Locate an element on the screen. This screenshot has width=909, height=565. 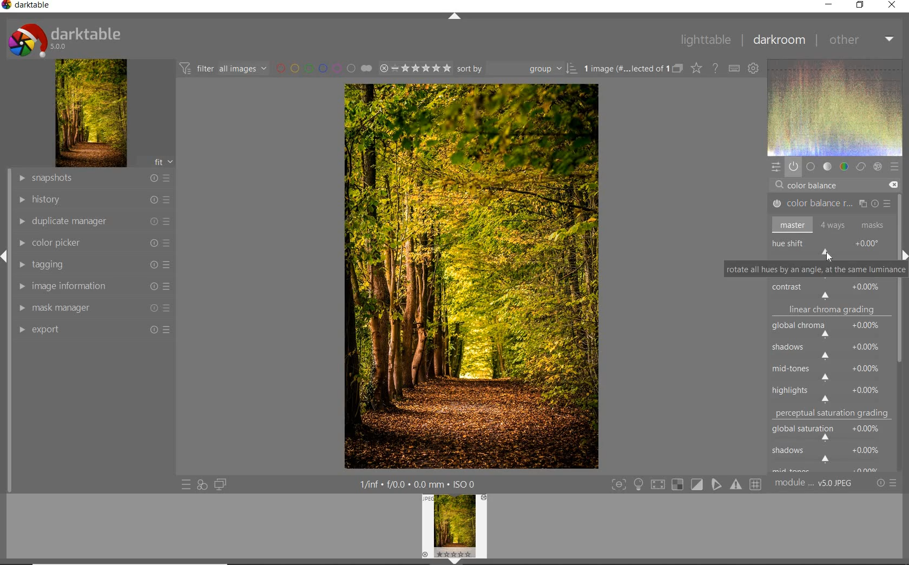
ROTATE ALL HUES BY AN ANGLE AT THE SAME LUMINANCE is located at coordinates (815, 268).